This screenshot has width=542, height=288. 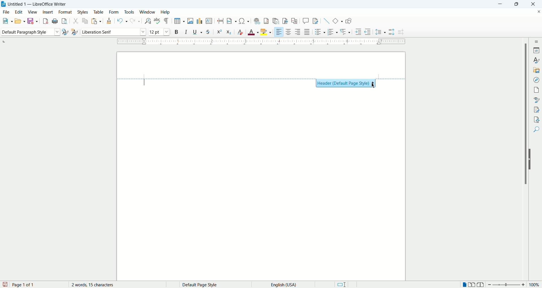 I want to click on basic shapes, so click(x=337, y=21).